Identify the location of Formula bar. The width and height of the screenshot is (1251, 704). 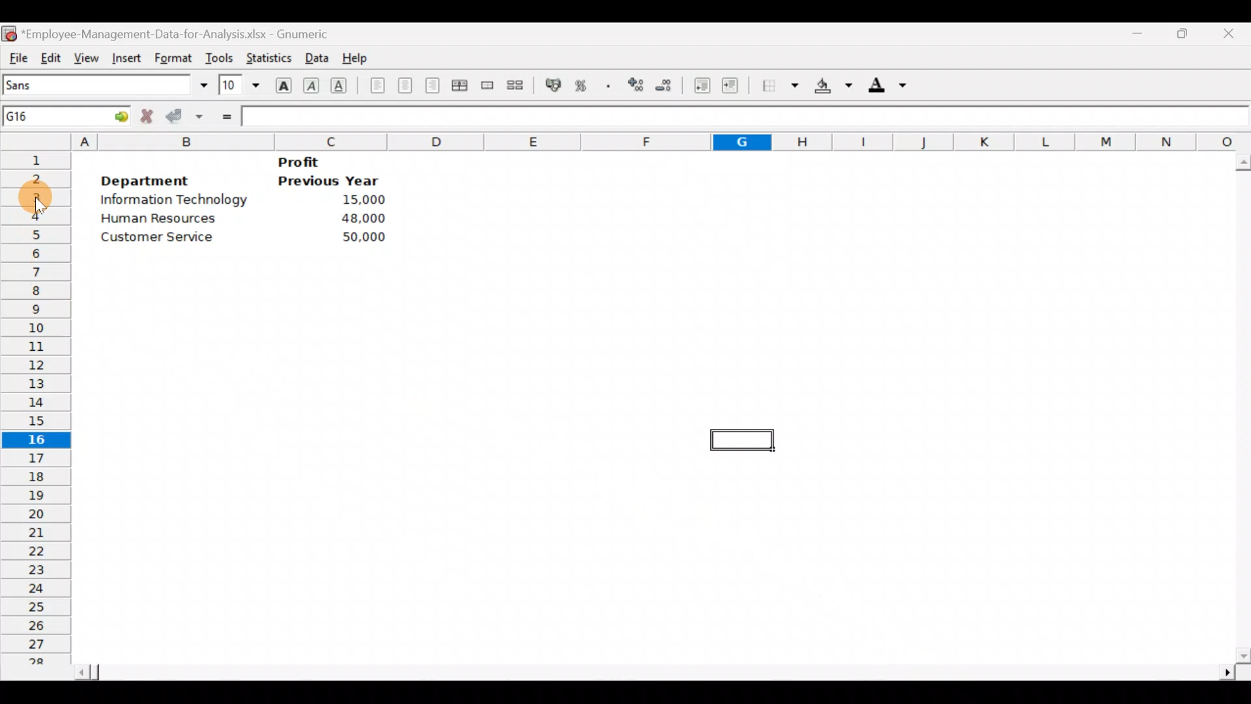
(745, 117).